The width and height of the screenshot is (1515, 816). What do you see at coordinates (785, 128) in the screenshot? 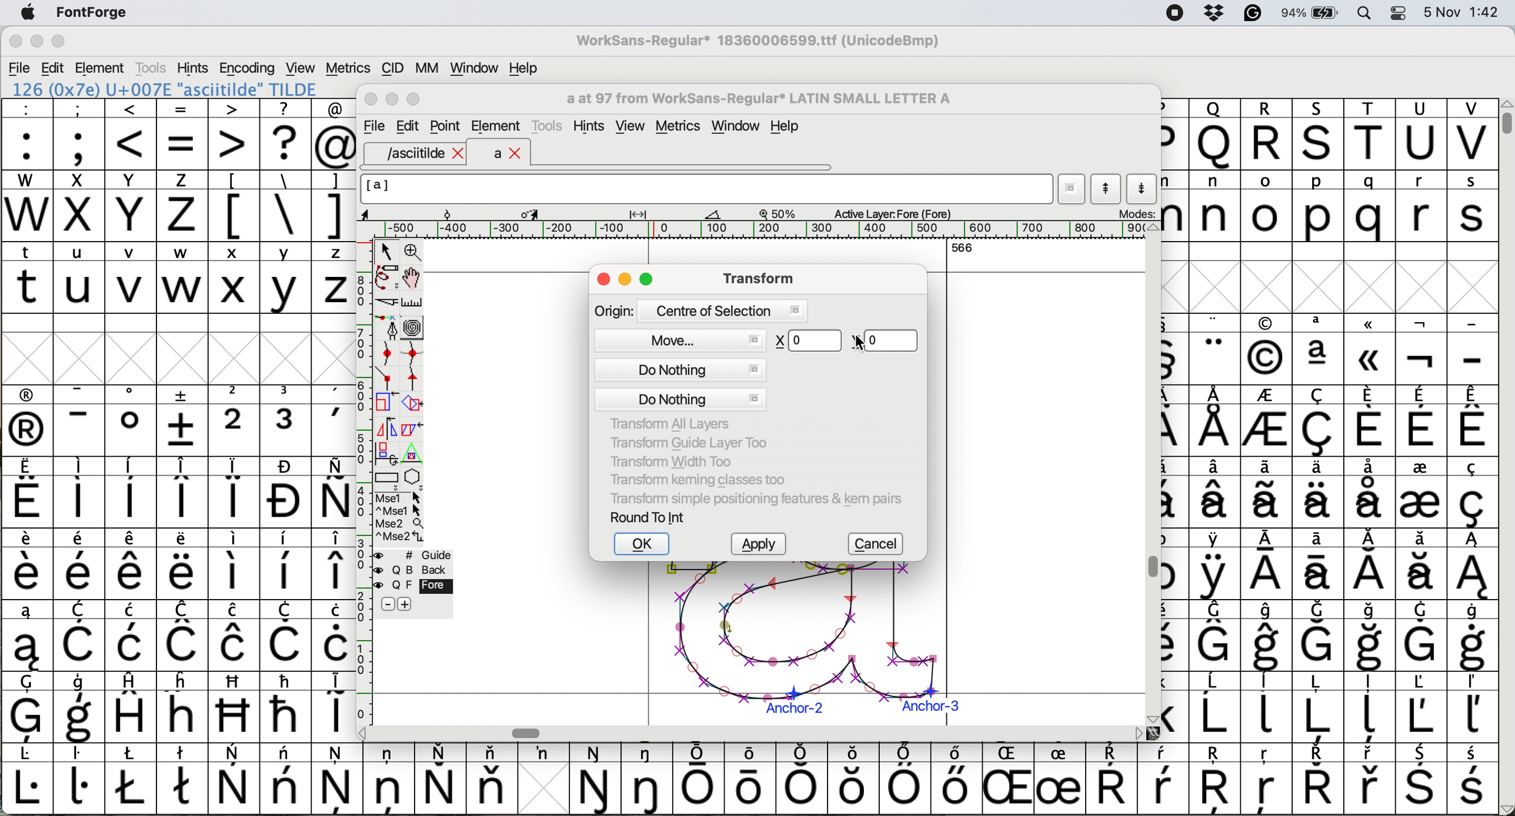
I see `Help` at bounding box center [785, 128].